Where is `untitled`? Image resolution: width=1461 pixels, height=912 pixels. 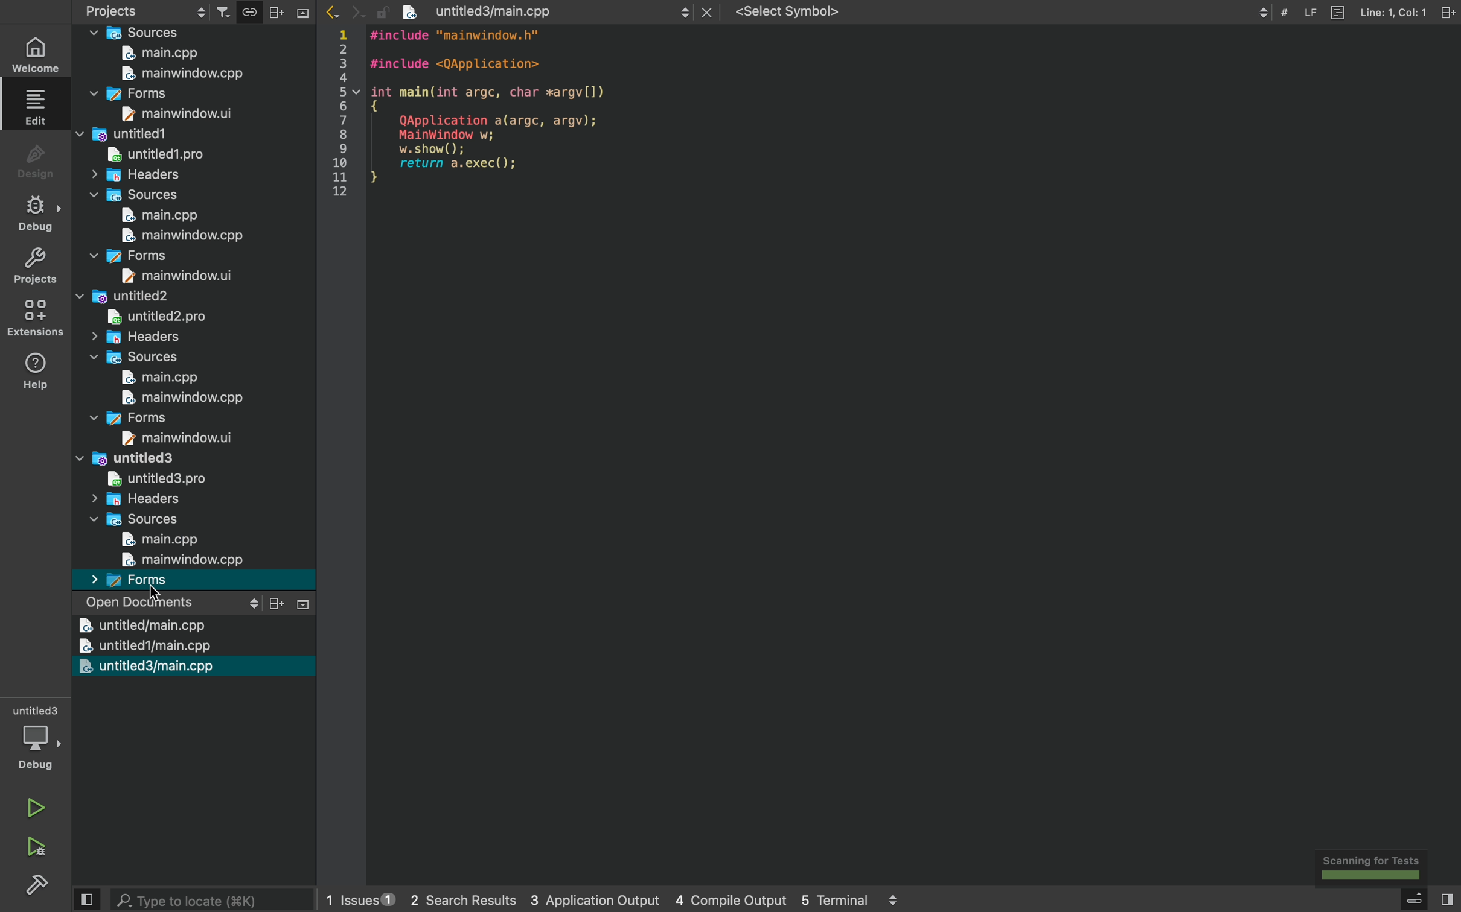
untitled is located at coordinates (121, 297).